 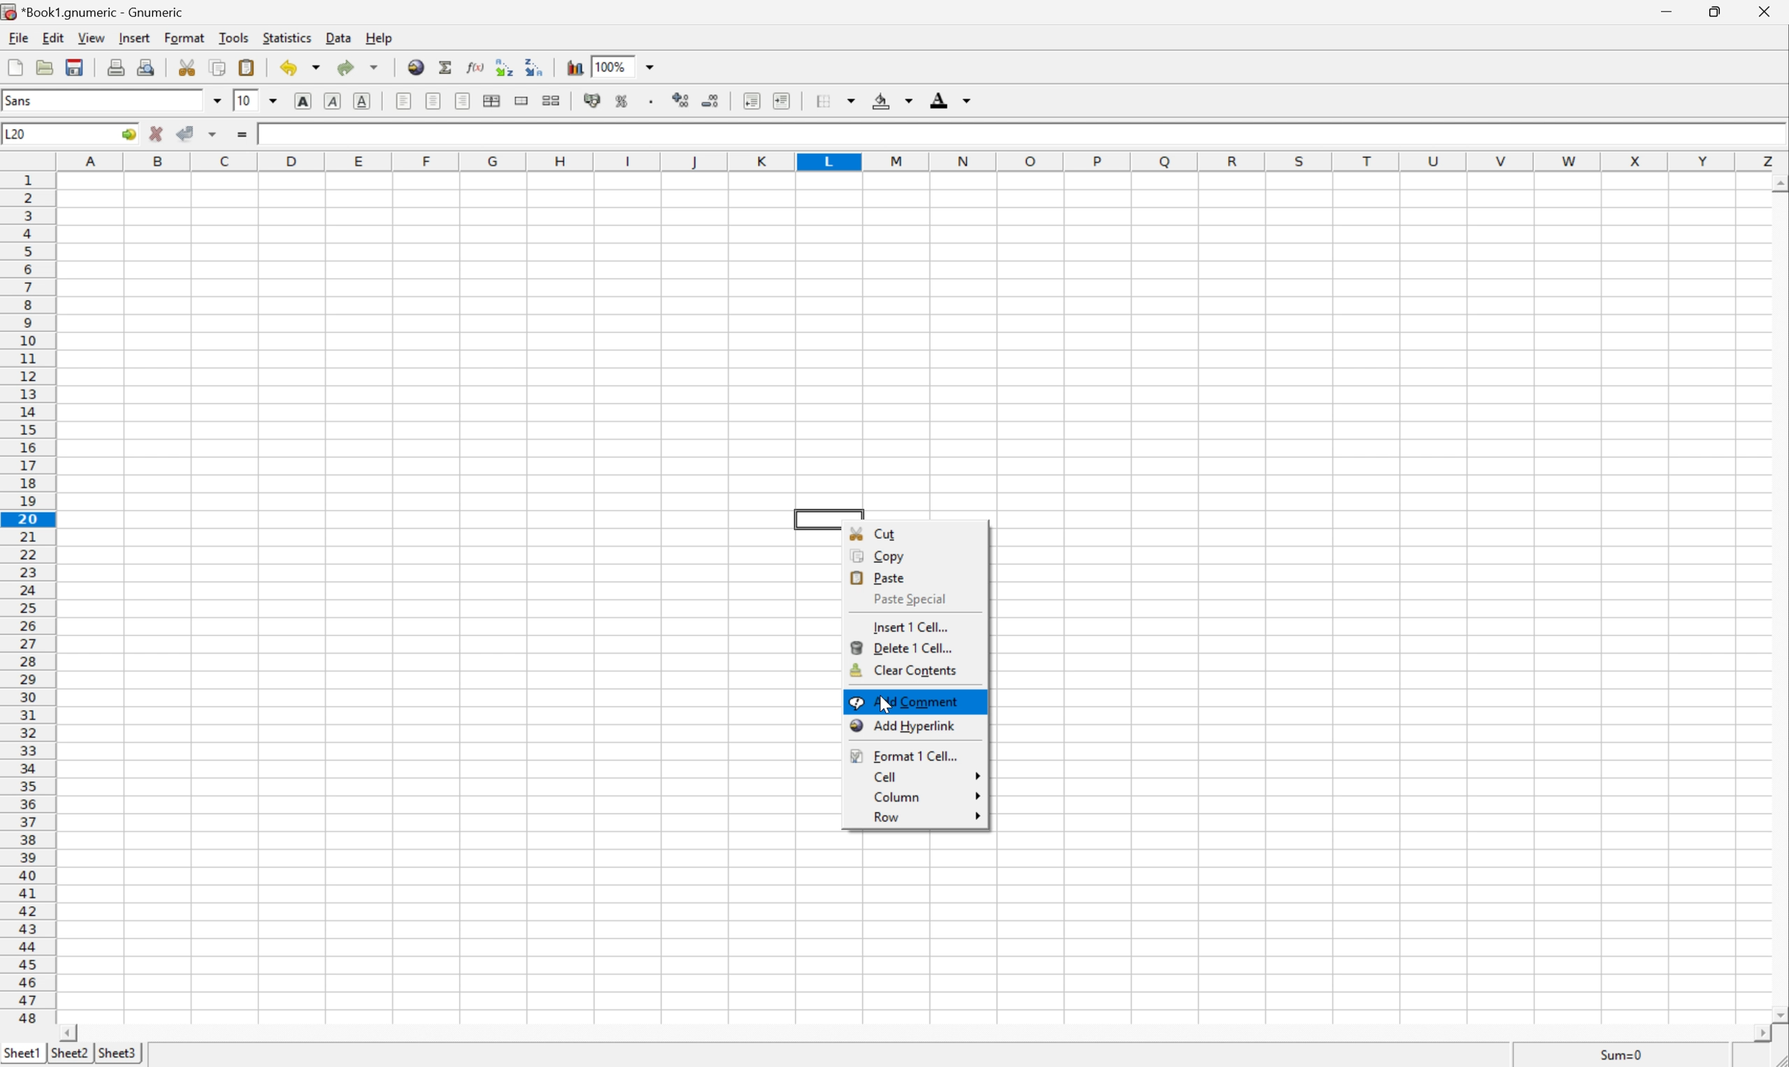 I want to click on Close, so click(x=1763, y=12).